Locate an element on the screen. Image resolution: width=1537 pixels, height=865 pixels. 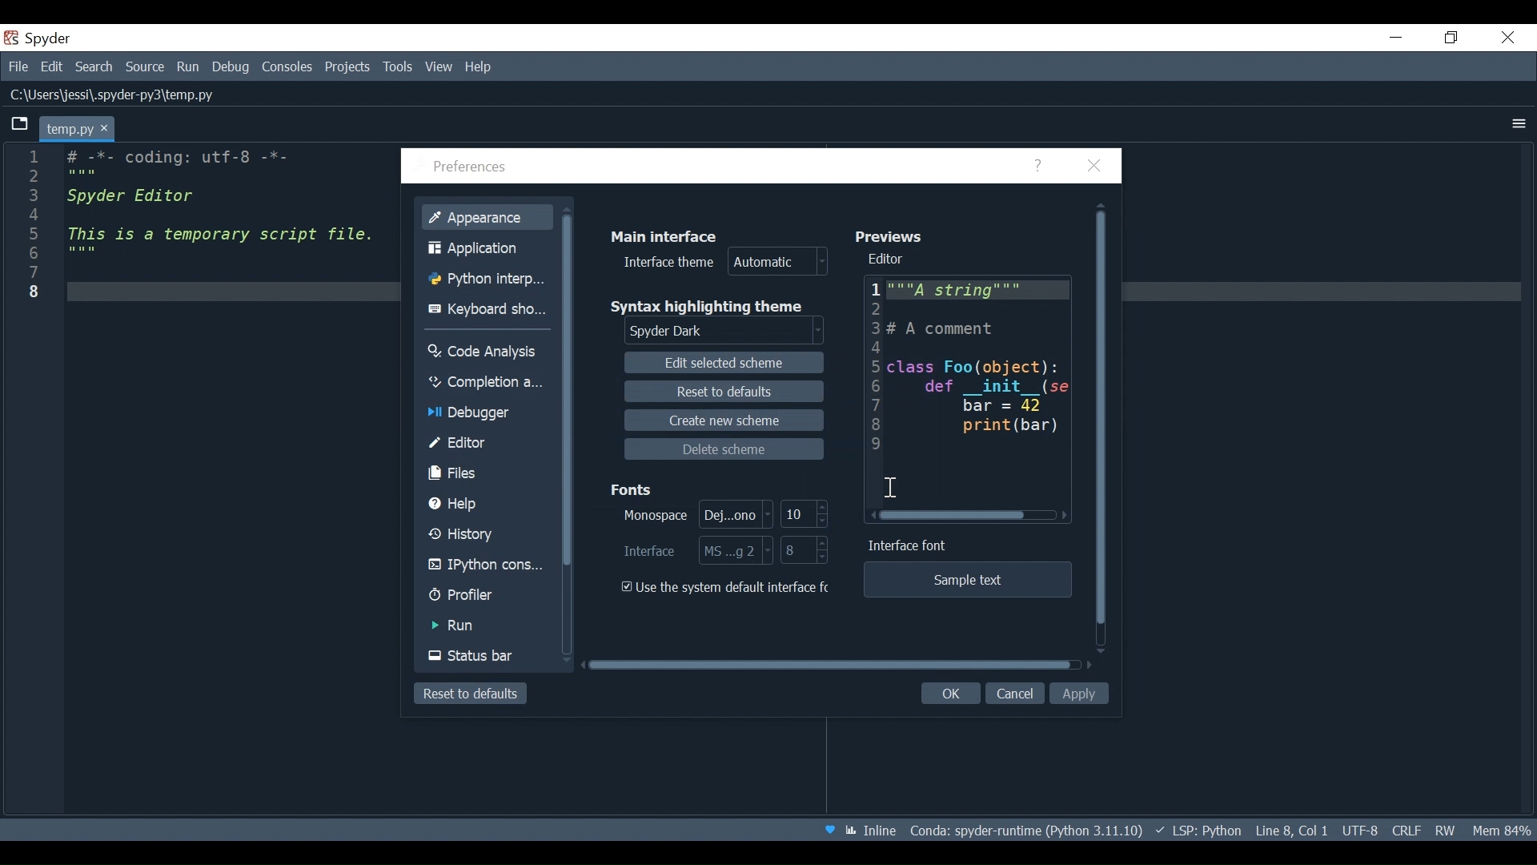
Delete scheme is located at coordinates (724, 449).